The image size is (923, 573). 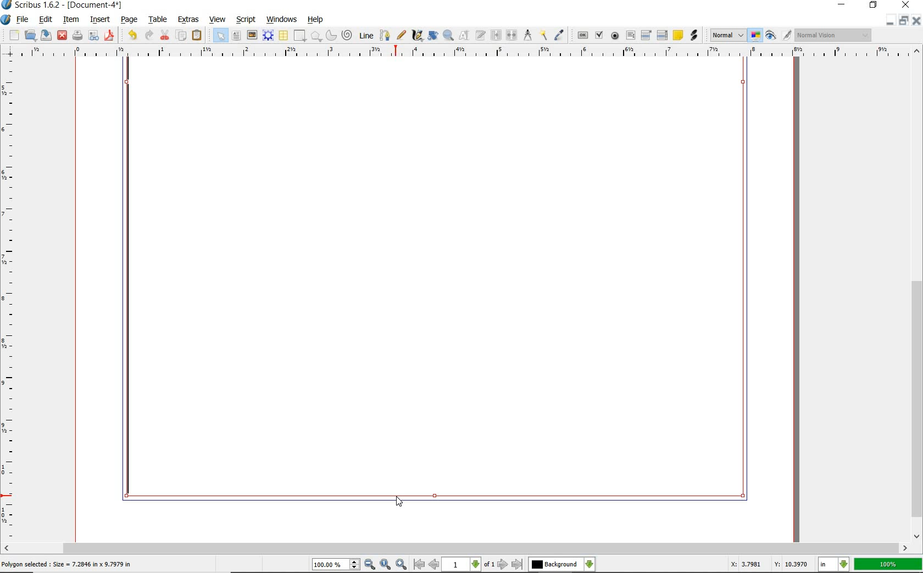 What do you see at coordinates (463, 52) in the screenshot?
I see `ruler` at bounding box center [463, 52].